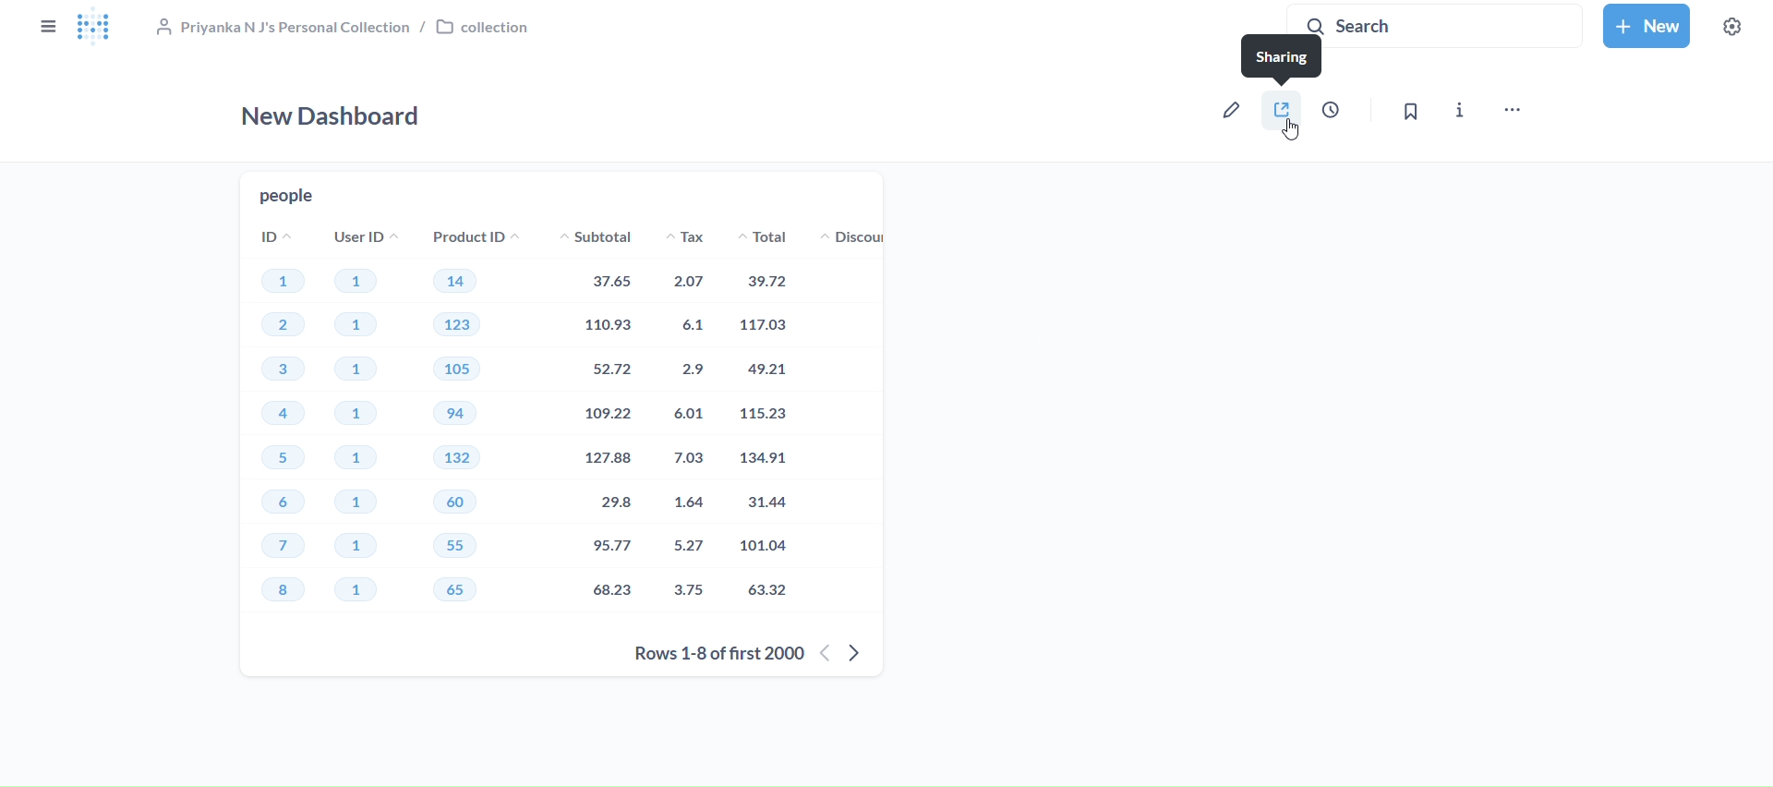  What do you see at coordinates (687, 422) in the screenshot?
I see `tax` at bounding box center [687, 422].